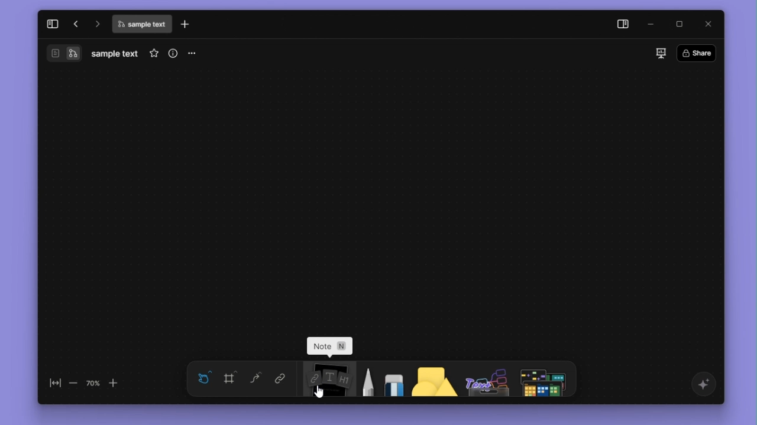 Image resolution: width=757 pixels, height=425 pixels. Describe the element at coordinates (73, 384) in the screenshot. I see `zoom out` at that location.